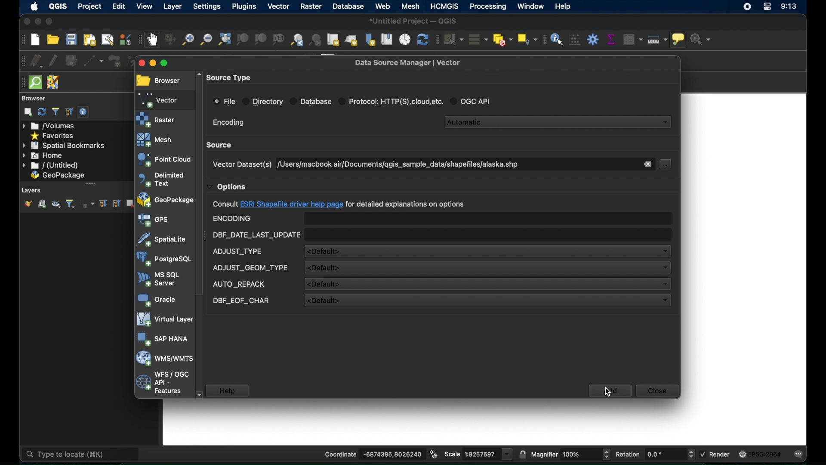 This screenshot has height=465, width=826. I want to click on no action selected, so click(704, 39).